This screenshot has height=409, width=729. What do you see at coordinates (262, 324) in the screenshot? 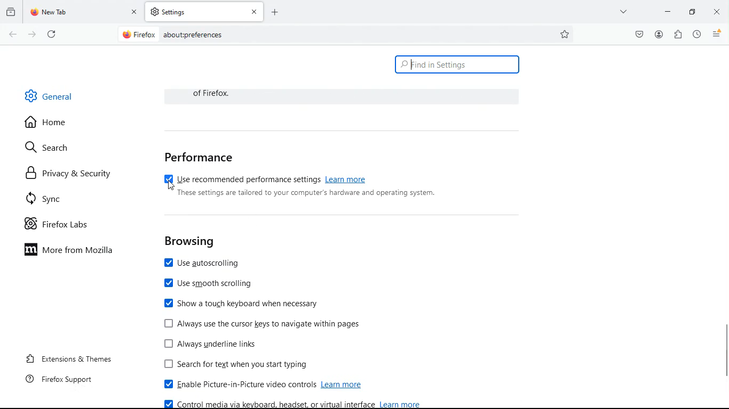
I see `[J Always use the cursor keys to navigate within pages` at bounding box center [262, 324].